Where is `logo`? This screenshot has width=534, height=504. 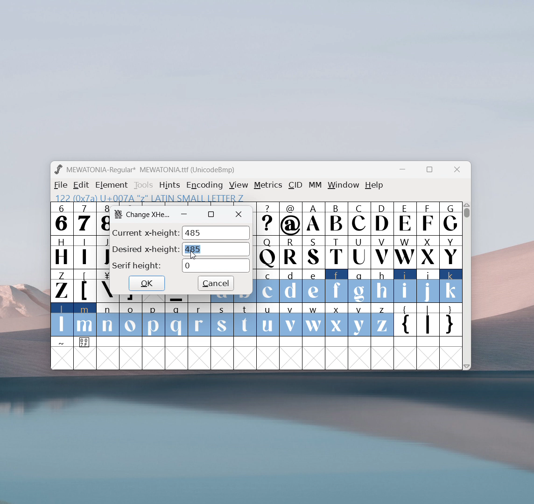
logo is located at coordinates (58, 169).